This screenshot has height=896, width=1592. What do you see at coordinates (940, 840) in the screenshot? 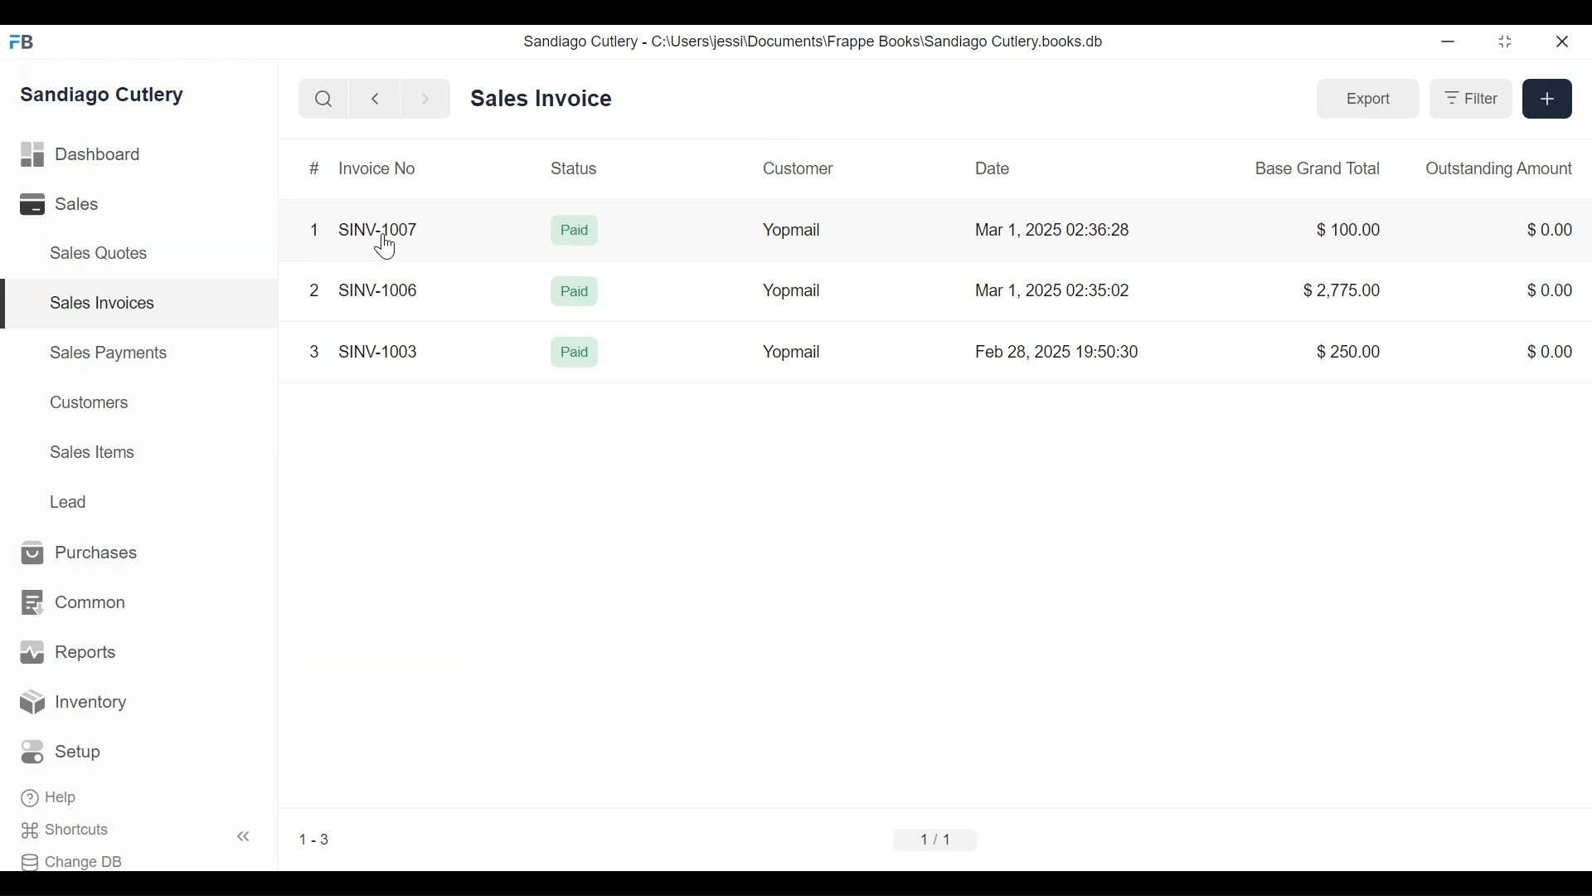
I see `1/1` at bounding box center [940, 840].